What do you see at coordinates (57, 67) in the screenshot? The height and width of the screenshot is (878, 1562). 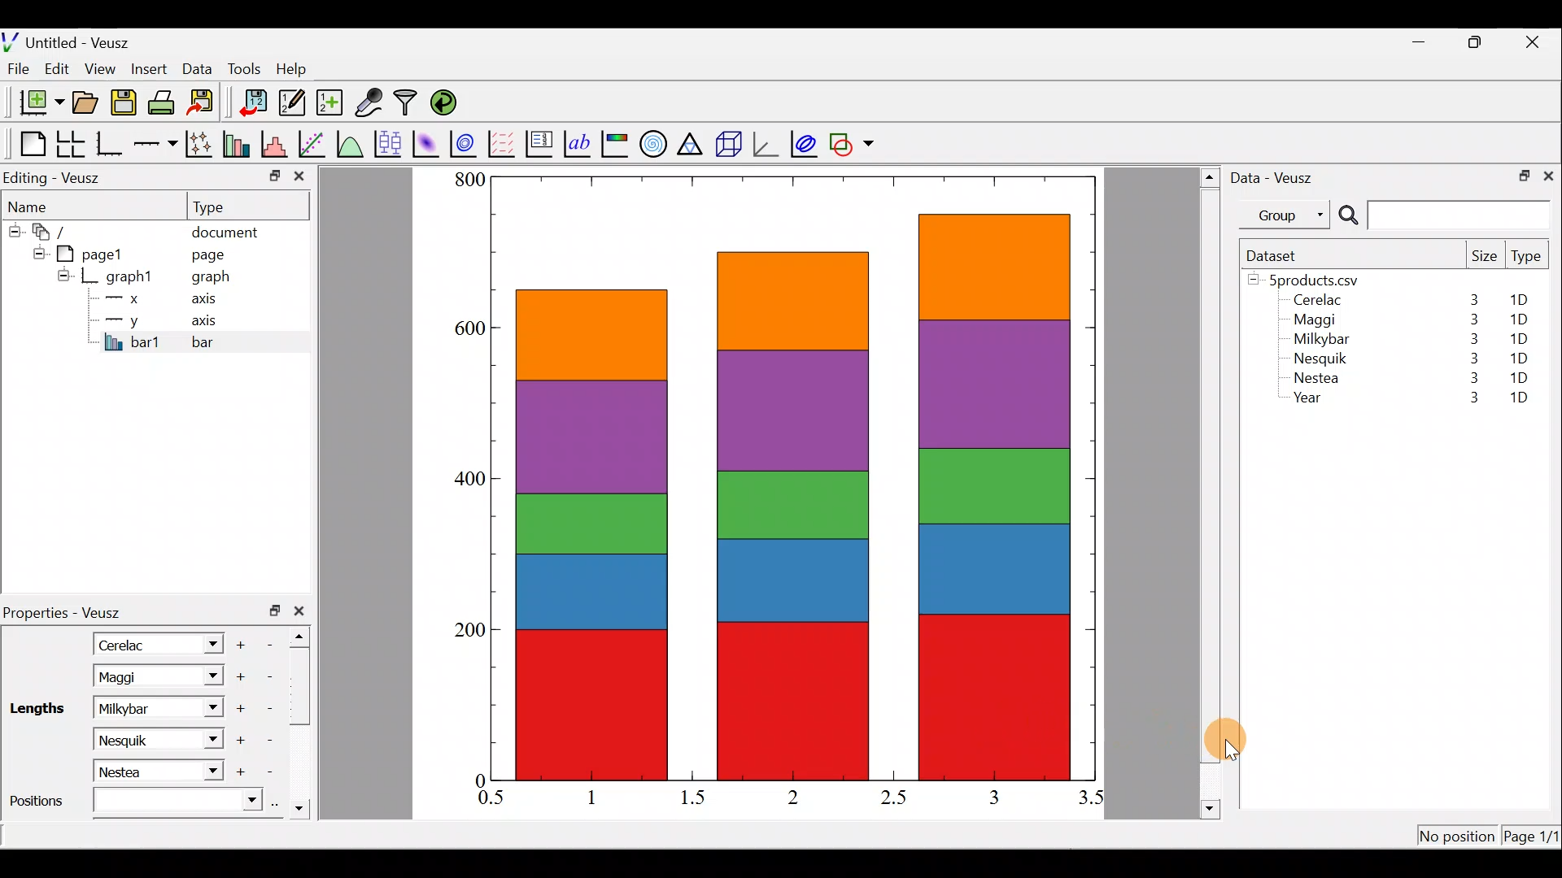 I see `Edit` at bounding box center [57, 67].